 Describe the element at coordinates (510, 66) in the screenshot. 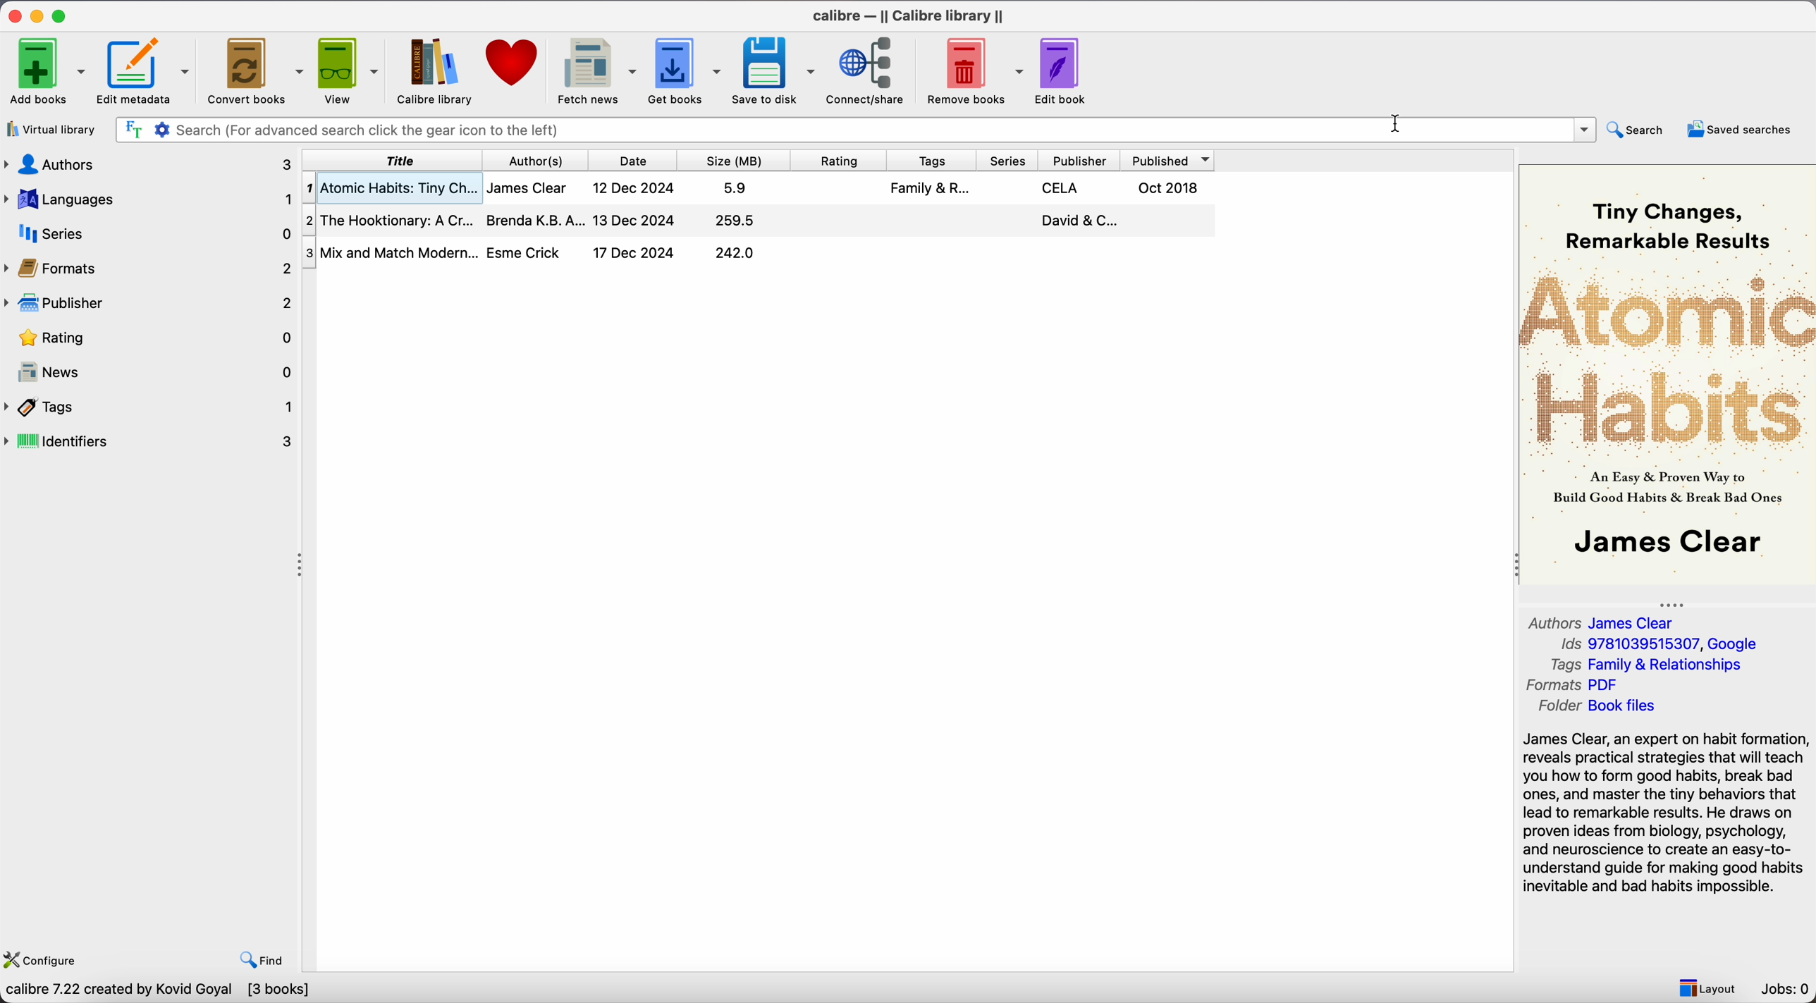

I see `donate` at that location.